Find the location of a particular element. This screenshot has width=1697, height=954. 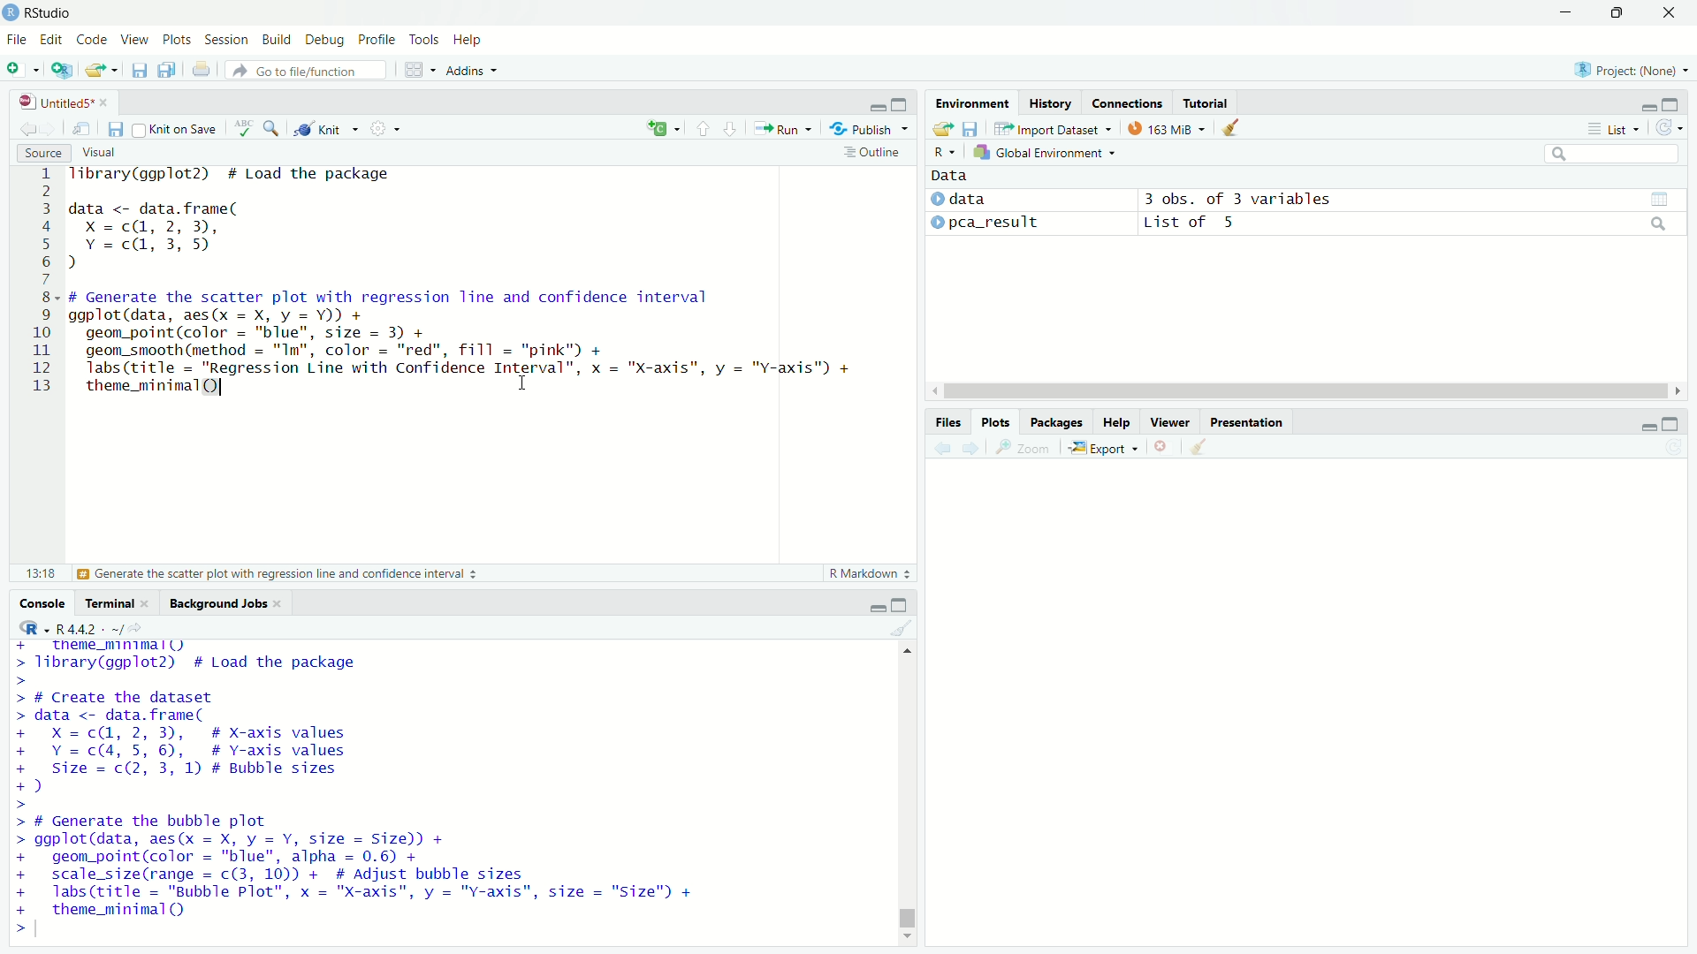

R is located at coordinates (30, 628).